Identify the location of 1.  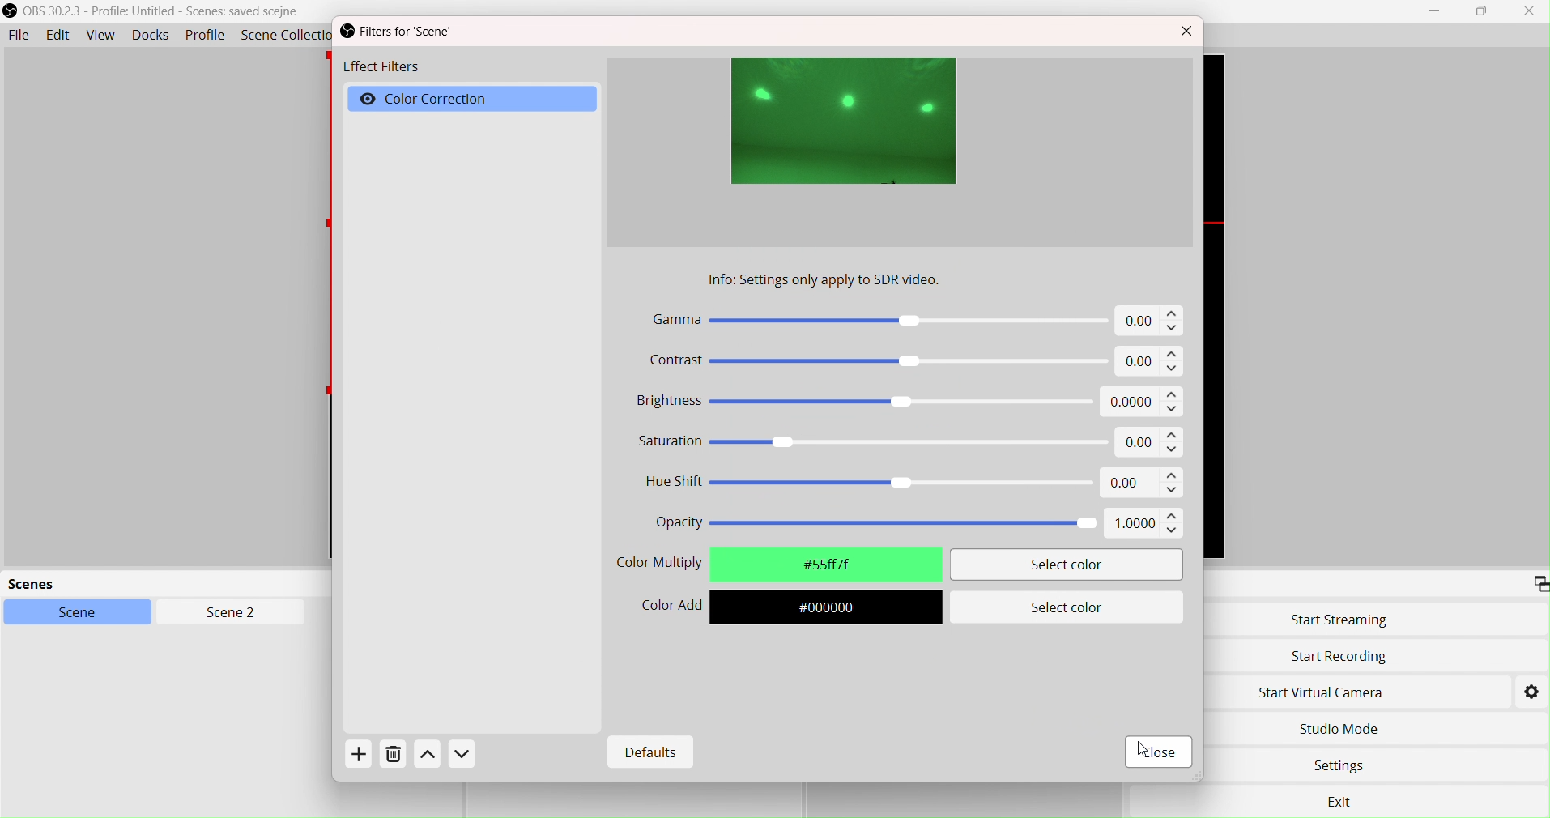
(1146, 522).